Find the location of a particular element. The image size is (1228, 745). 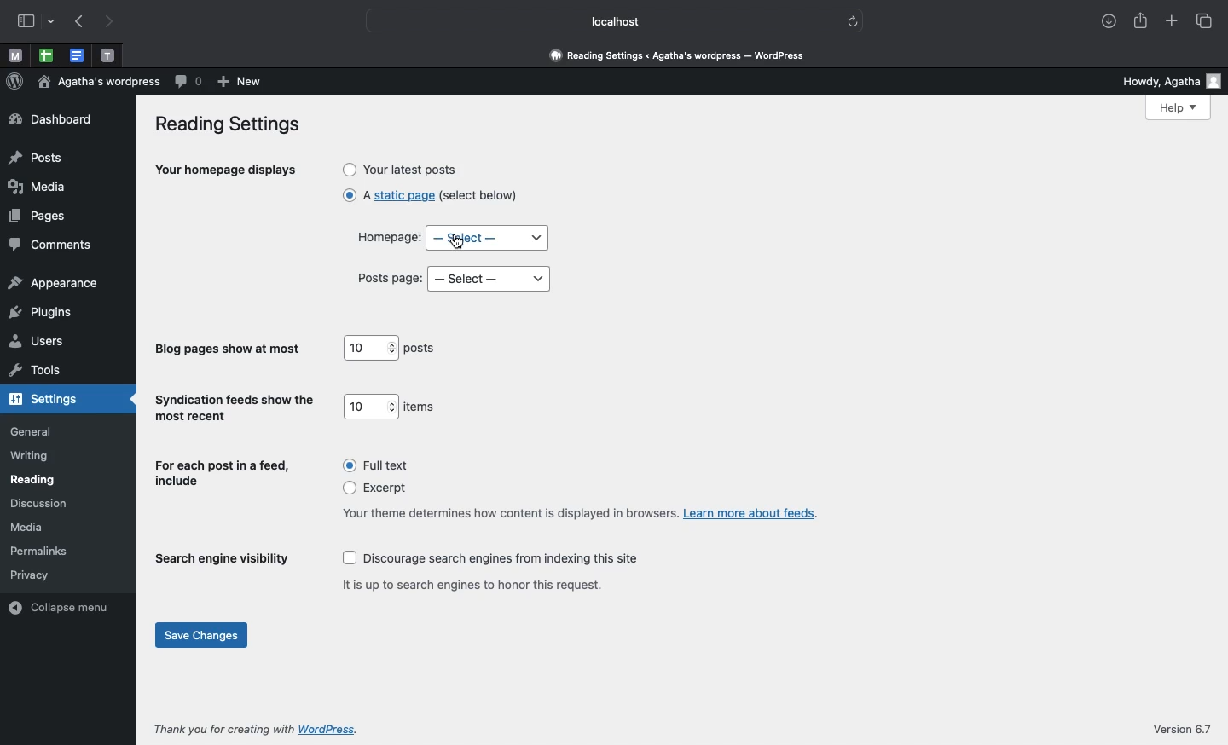

Wordpress is located at coordinates (15, 80).